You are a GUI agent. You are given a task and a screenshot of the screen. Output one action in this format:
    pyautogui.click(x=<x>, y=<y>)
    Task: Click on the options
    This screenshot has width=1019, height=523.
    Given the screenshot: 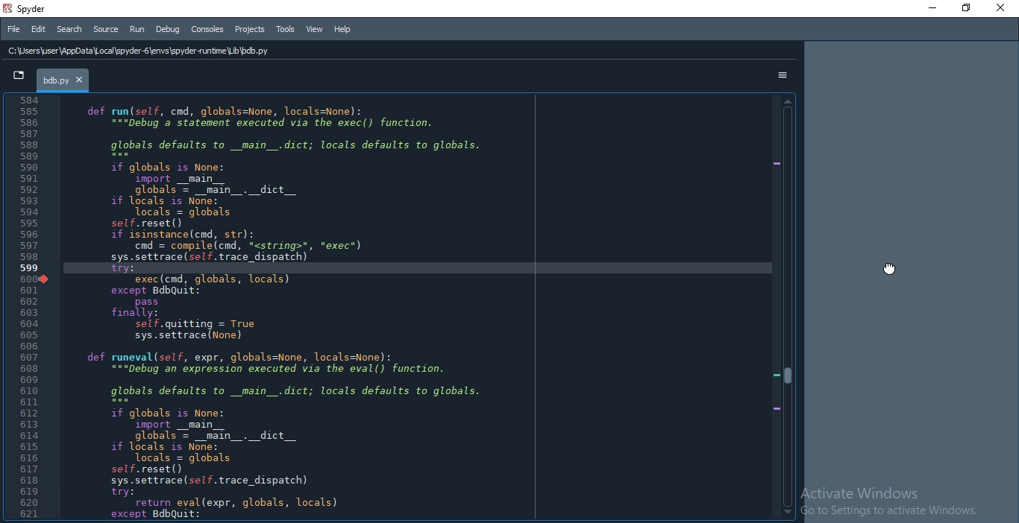 What is the action you would take?
    pyautogui.click(x=783, y=76)
    